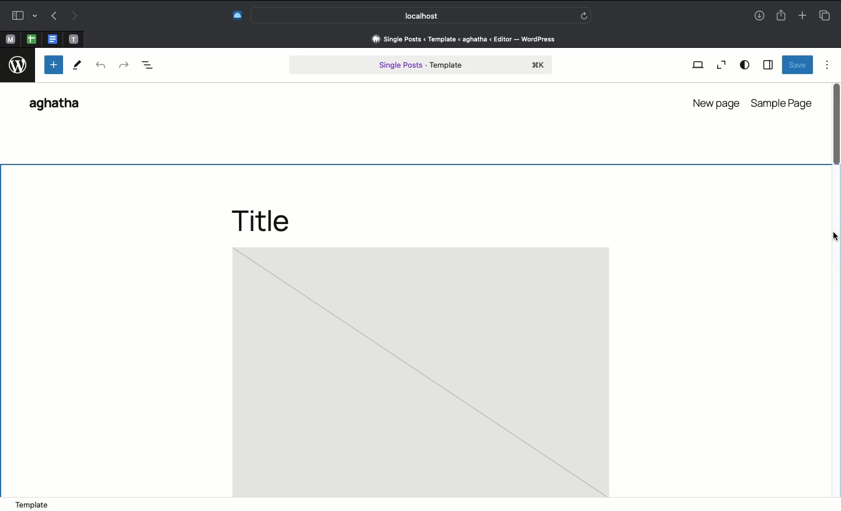 The width and height of the screenshot is (841, 511). Describe the element at coordinates (827, 64) in the screenshot. I see `Options` at that location.